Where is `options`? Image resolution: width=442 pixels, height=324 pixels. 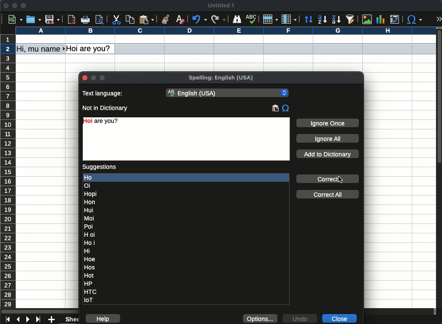 options is located at coordinates (261, 318).